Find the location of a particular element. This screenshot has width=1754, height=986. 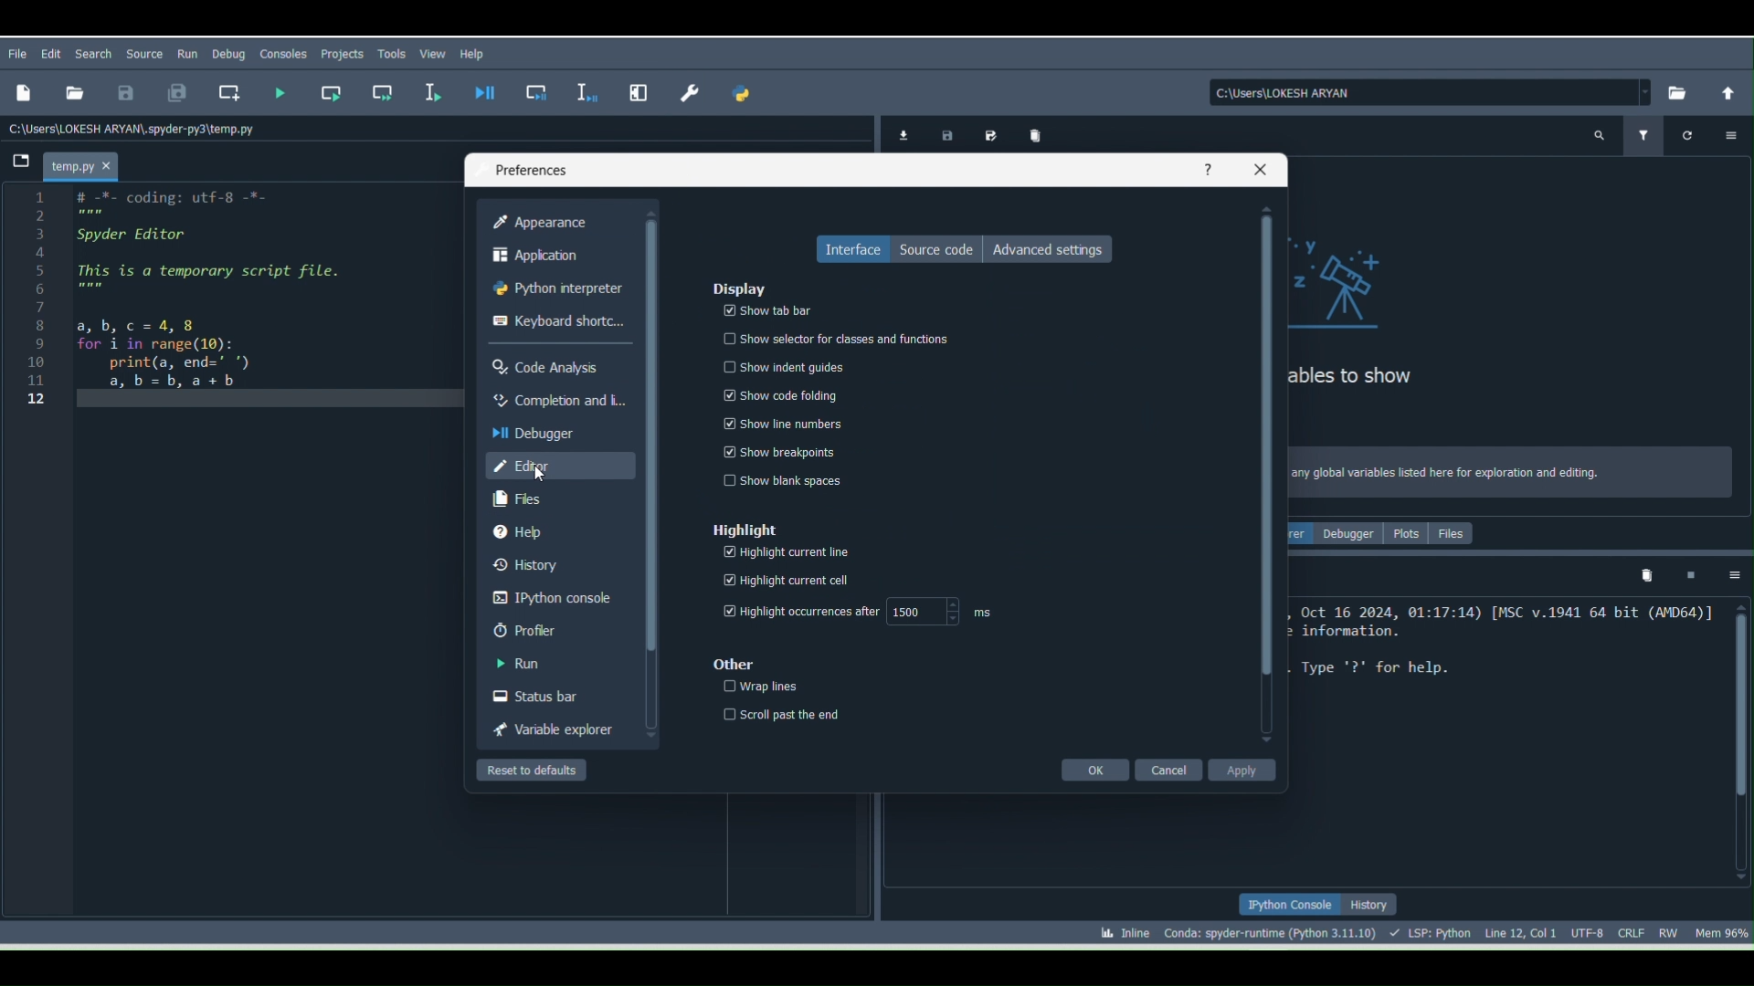

Cursor position is located at coordinates (1520, 930).